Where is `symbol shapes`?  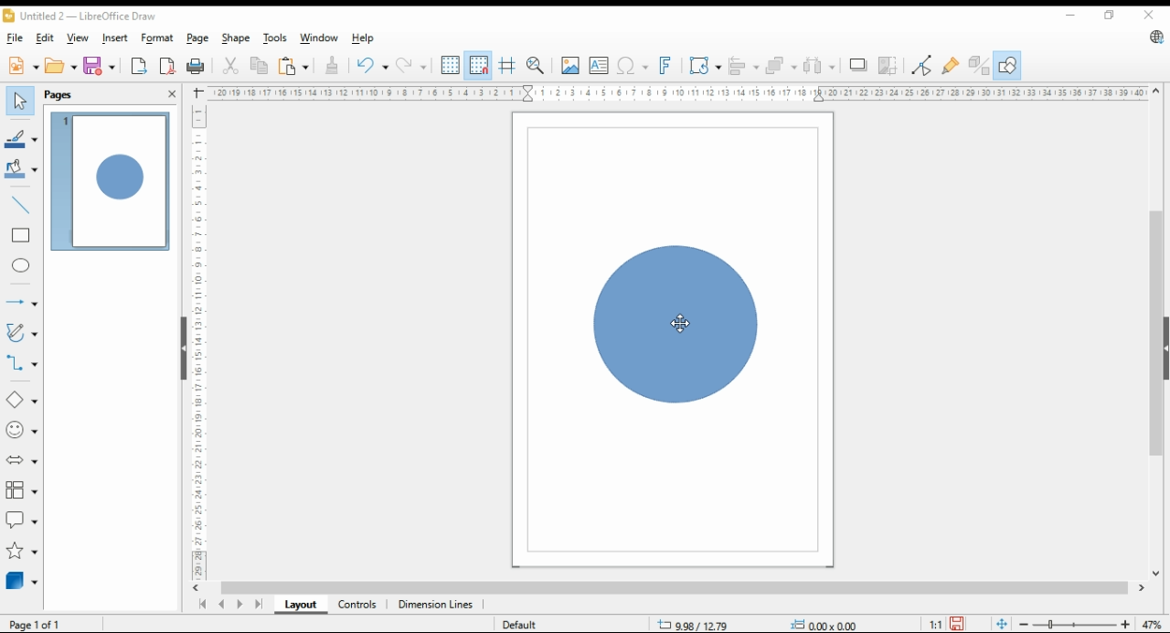 symbol shapes is located at coordinates (21, 429).